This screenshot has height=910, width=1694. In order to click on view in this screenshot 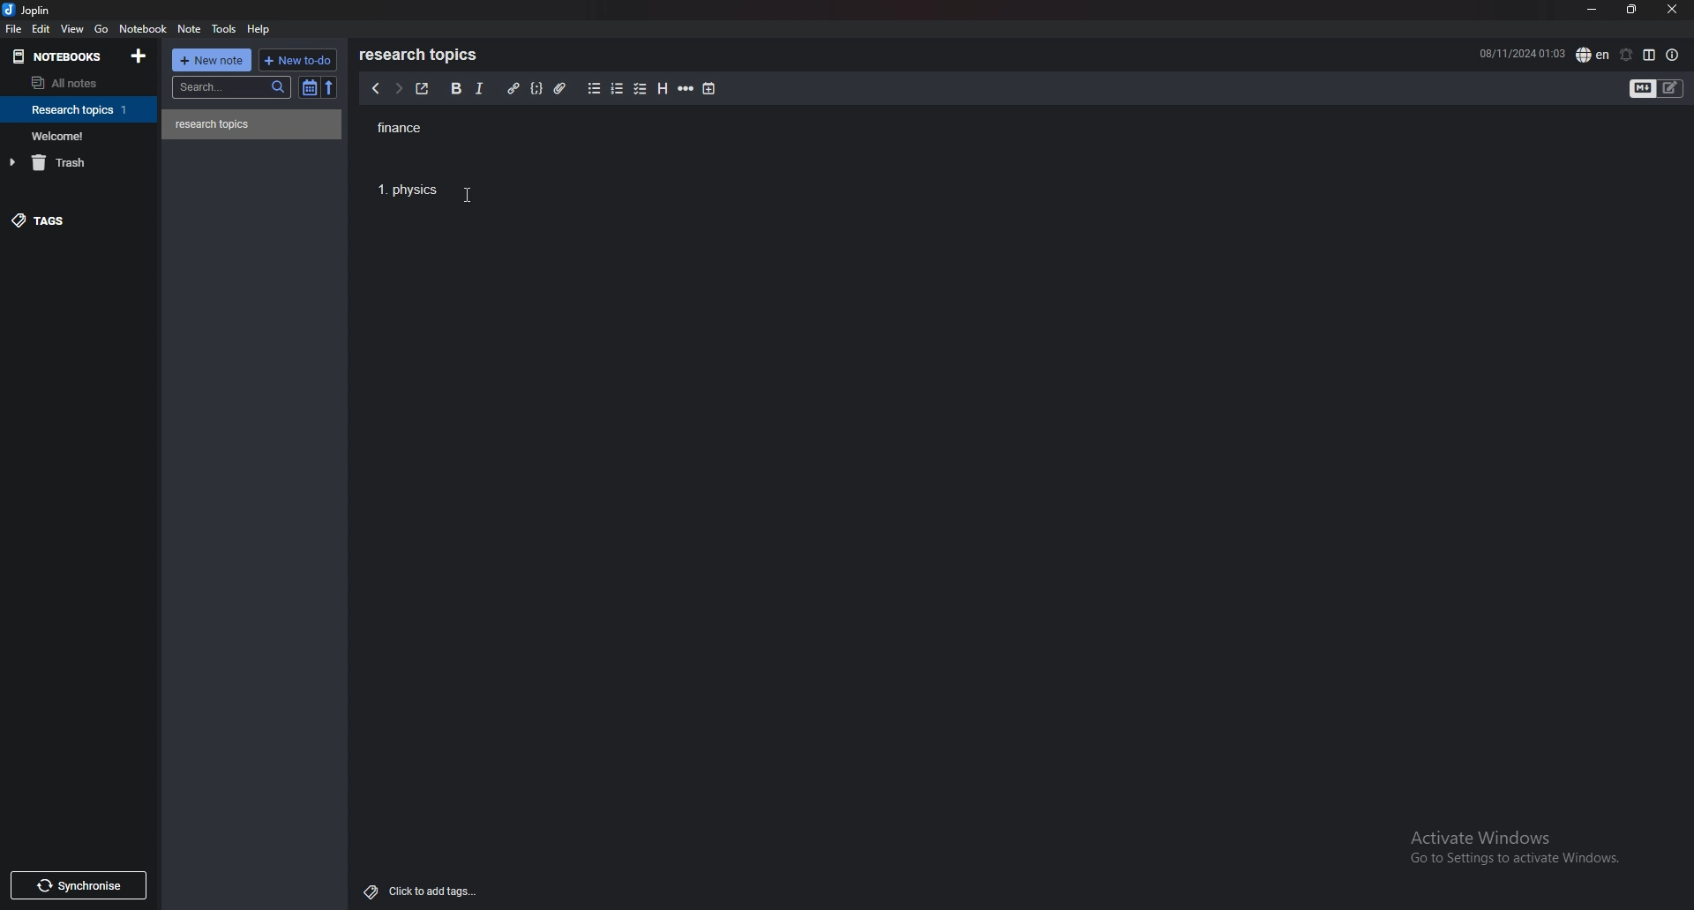, I will do `click(73, 29)`.